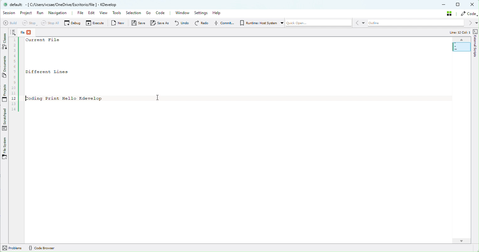  I want to click on Notes, so click(13, 32).